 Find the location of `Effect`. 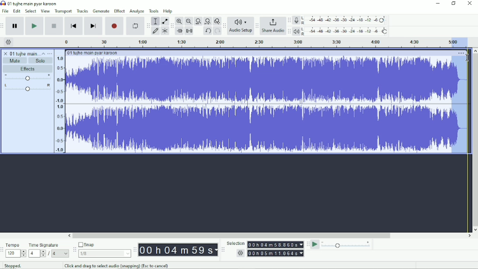

Effect is located at coordinates (120, 11).